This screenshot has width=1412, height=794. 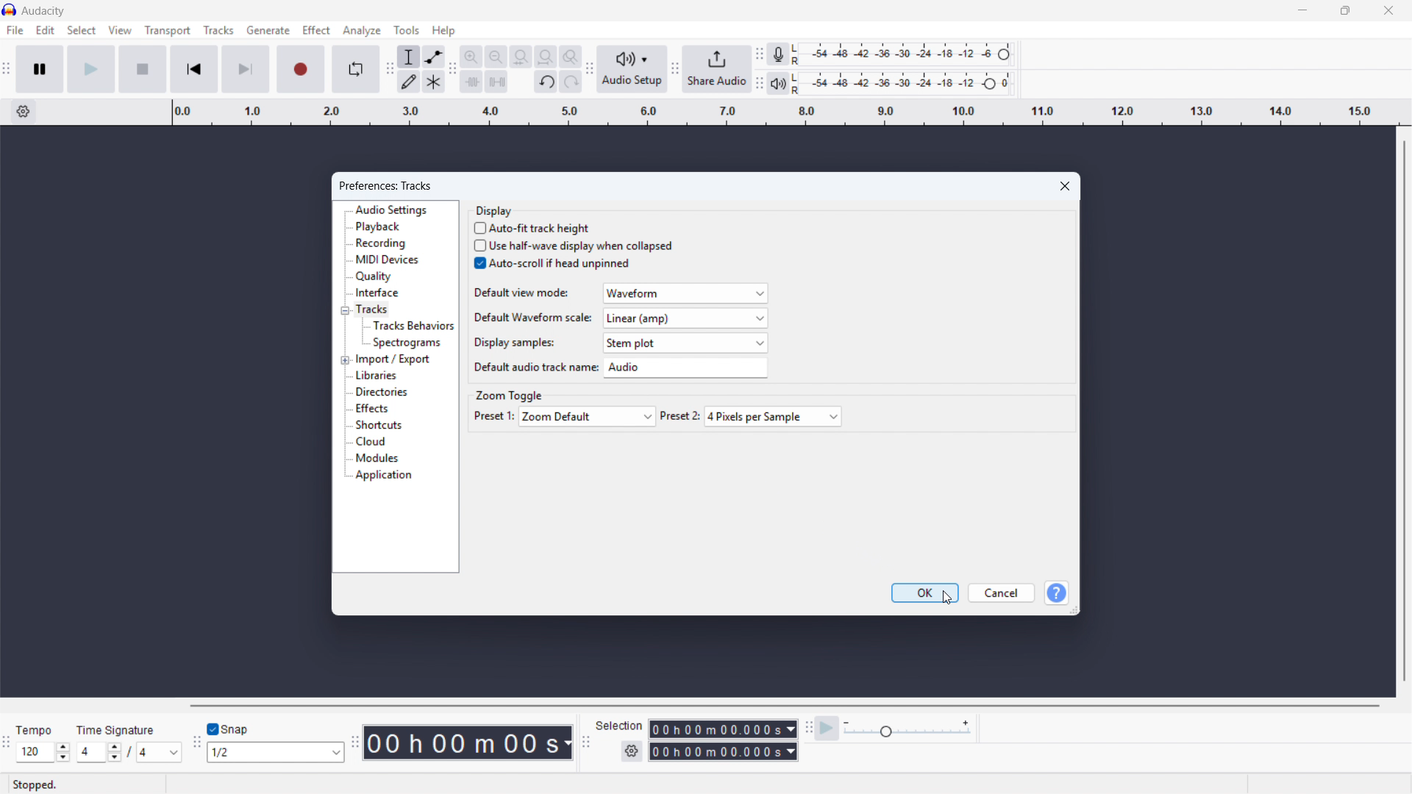 What do you see at coordinates (23, 112) in the screenshot?
I see `timeline settings` at bounding box center [23, 112].